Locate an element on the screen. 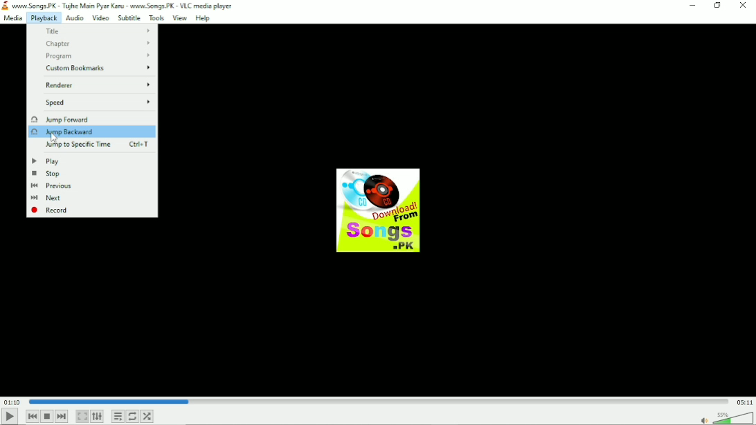  Jump forward is located at coordinates (60, 118).